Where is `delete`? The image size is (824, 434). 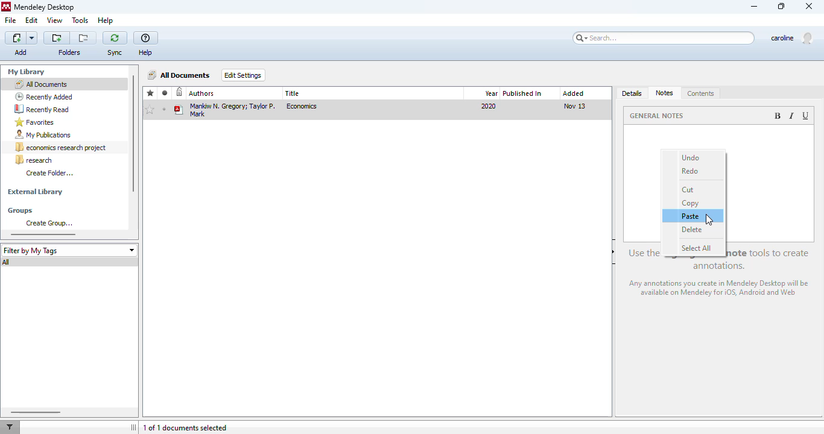
delete is located at coordinates (692, 230).